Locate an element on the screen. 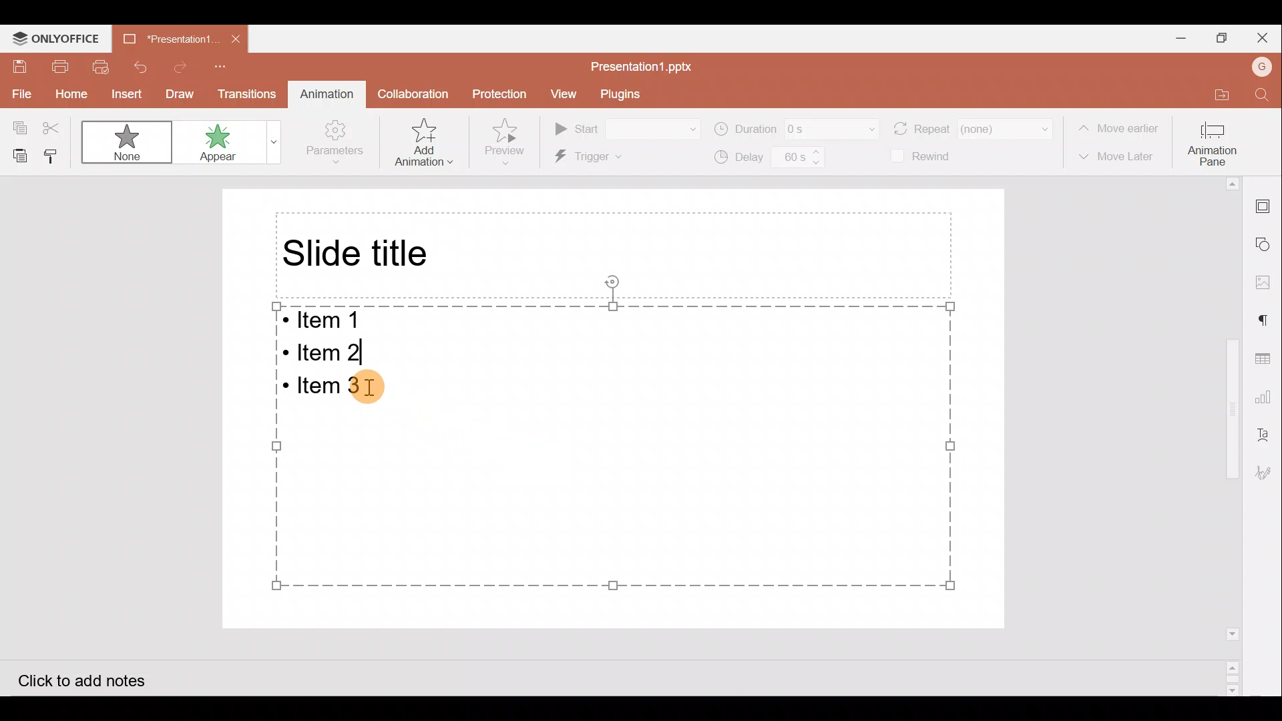  Draw is located at coordinates (177, 94).